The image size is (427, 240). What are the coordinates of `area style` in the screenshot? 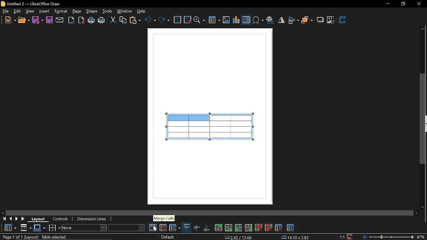 It's located at (84, 228).